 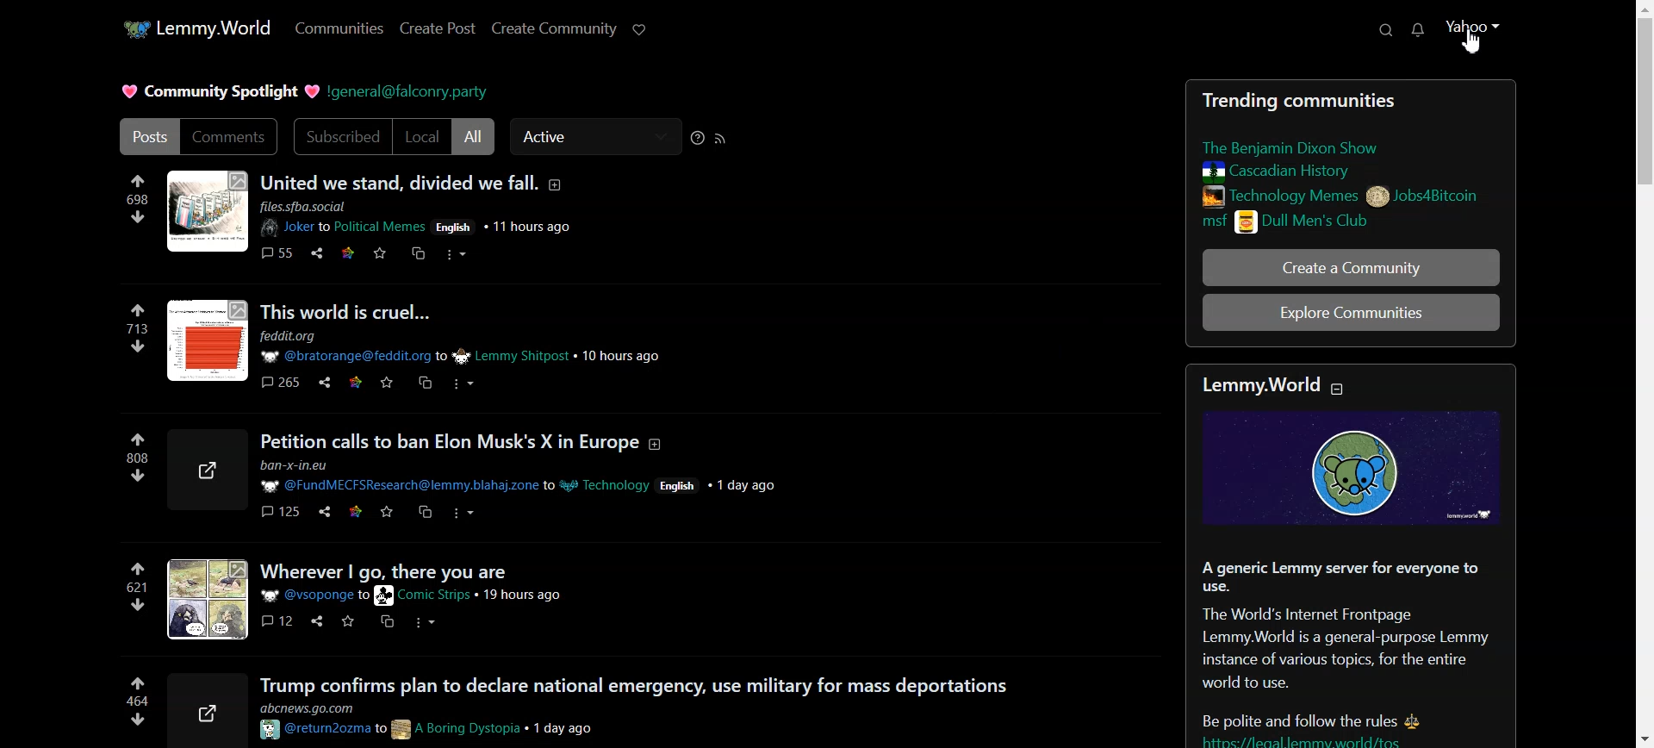 What do you see at coordinates (469, 512) in the screenshot?
I see `` at bounding box center [469, 512].